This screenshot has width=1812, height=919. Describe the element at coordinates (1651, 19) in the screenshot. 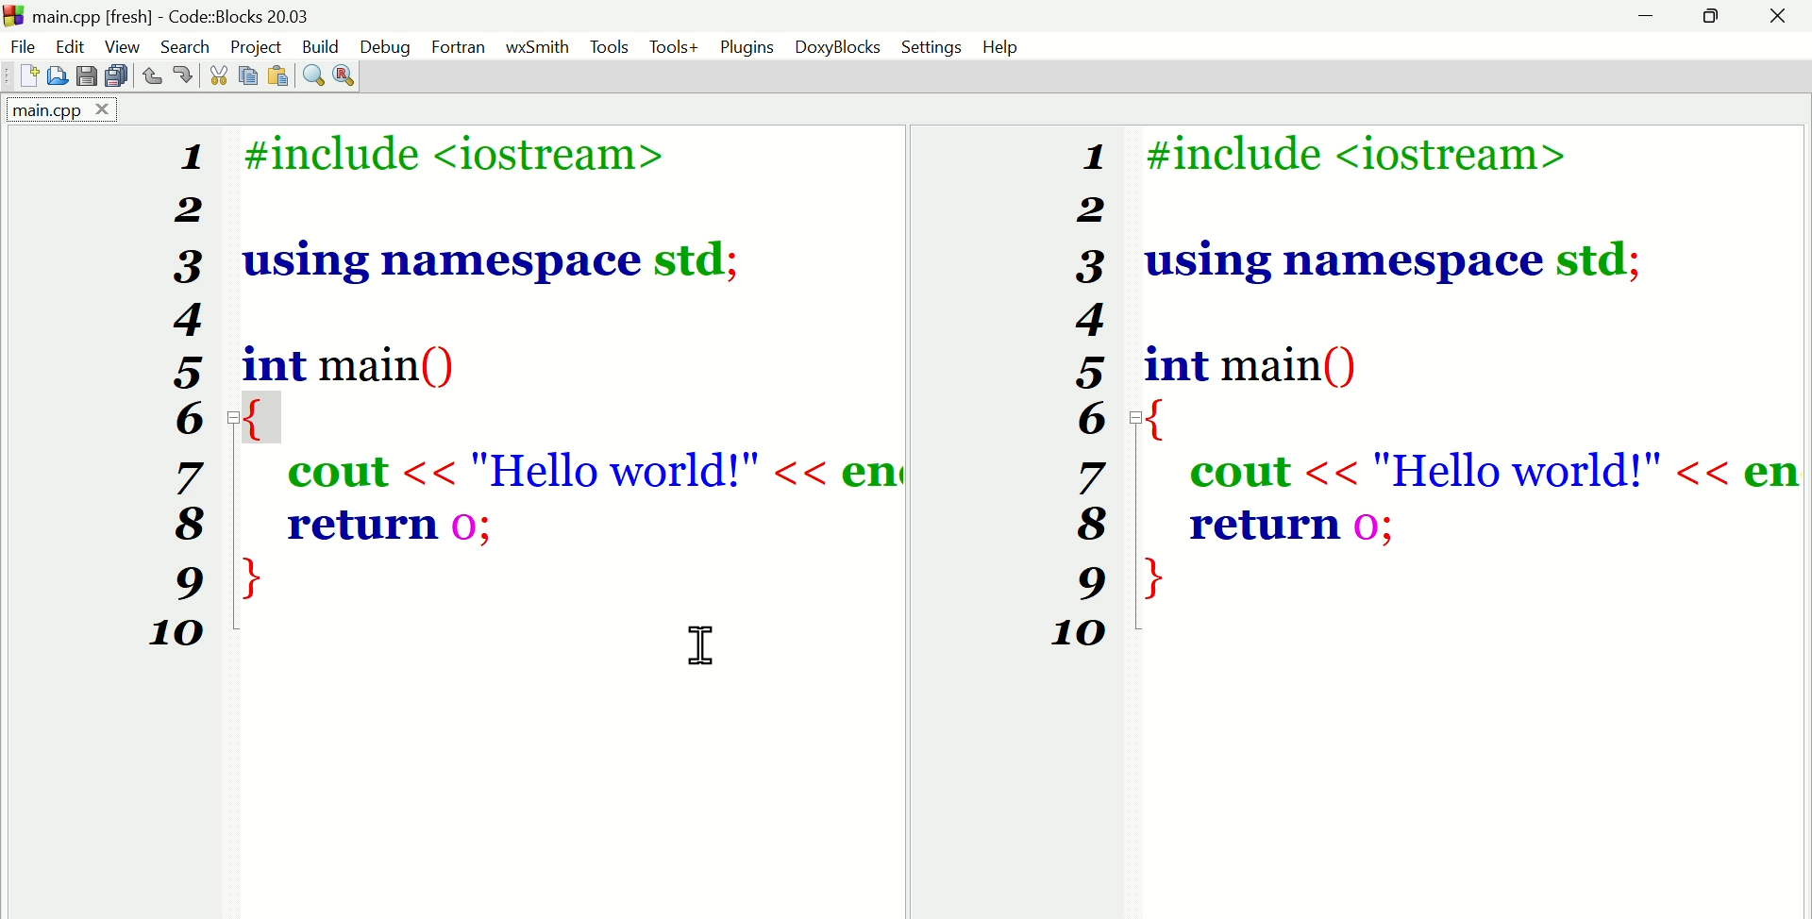

I see `minimise` at that location.